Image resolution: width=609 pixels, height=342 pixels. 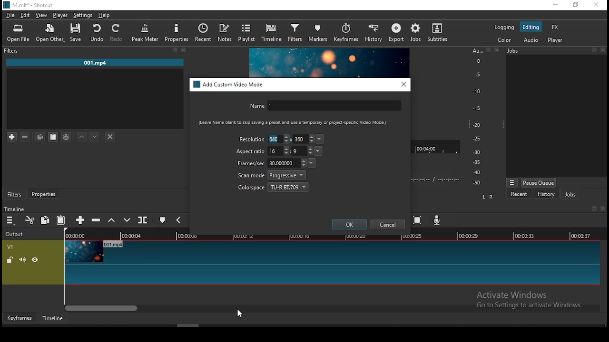 I want to click on close, so click(x=498, y=50).